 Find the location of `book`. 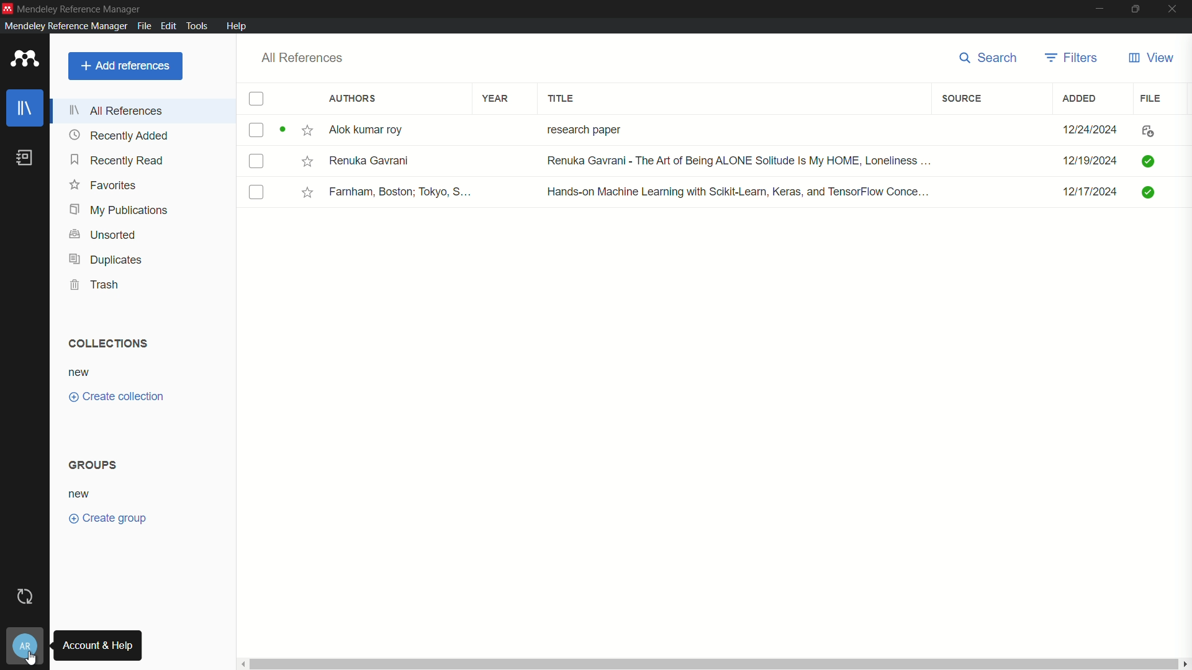

book is located at coordinates (25, 158).